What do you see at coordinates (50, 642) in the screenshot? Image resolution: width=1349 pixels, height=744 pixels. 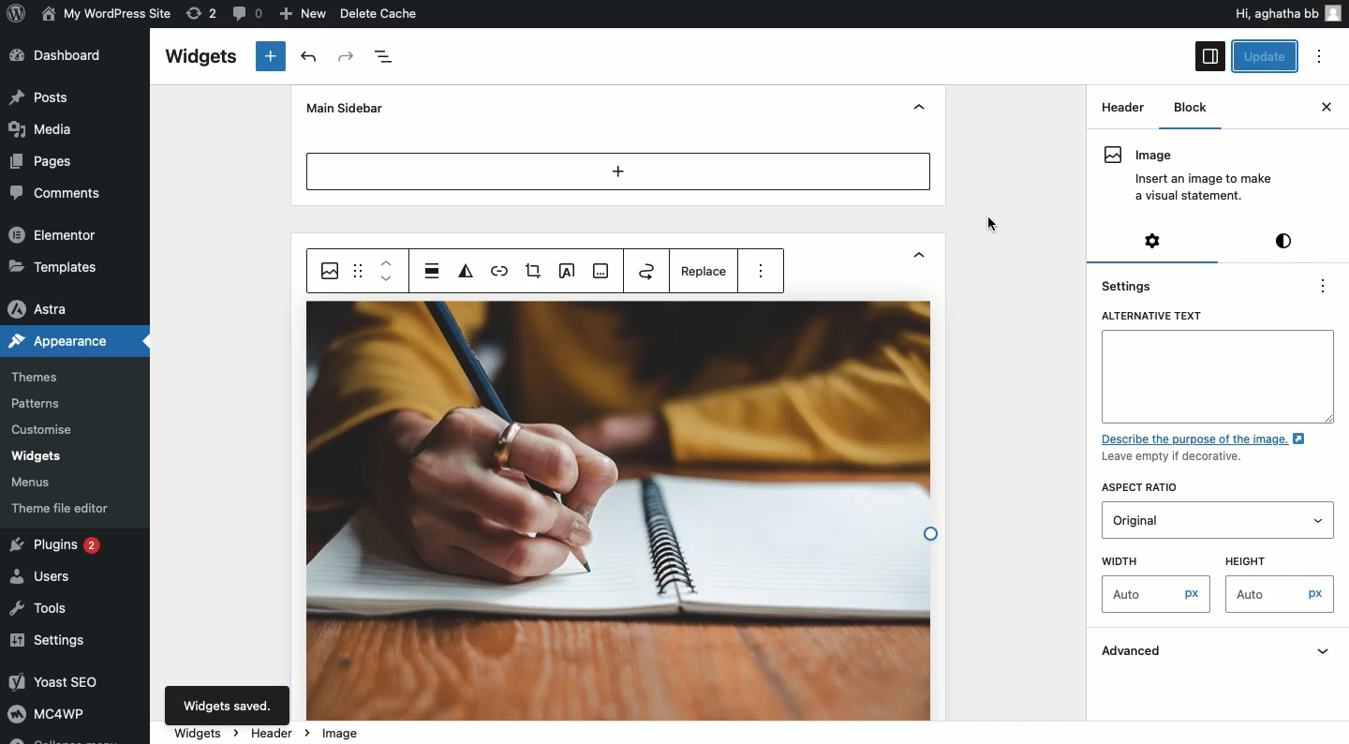 I see `Settings` at bounding box center [50, 642].